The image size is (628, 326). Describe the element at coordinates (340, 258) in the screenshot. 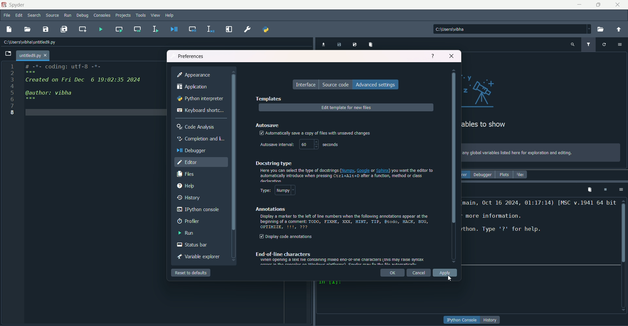

I see `text` at that location.